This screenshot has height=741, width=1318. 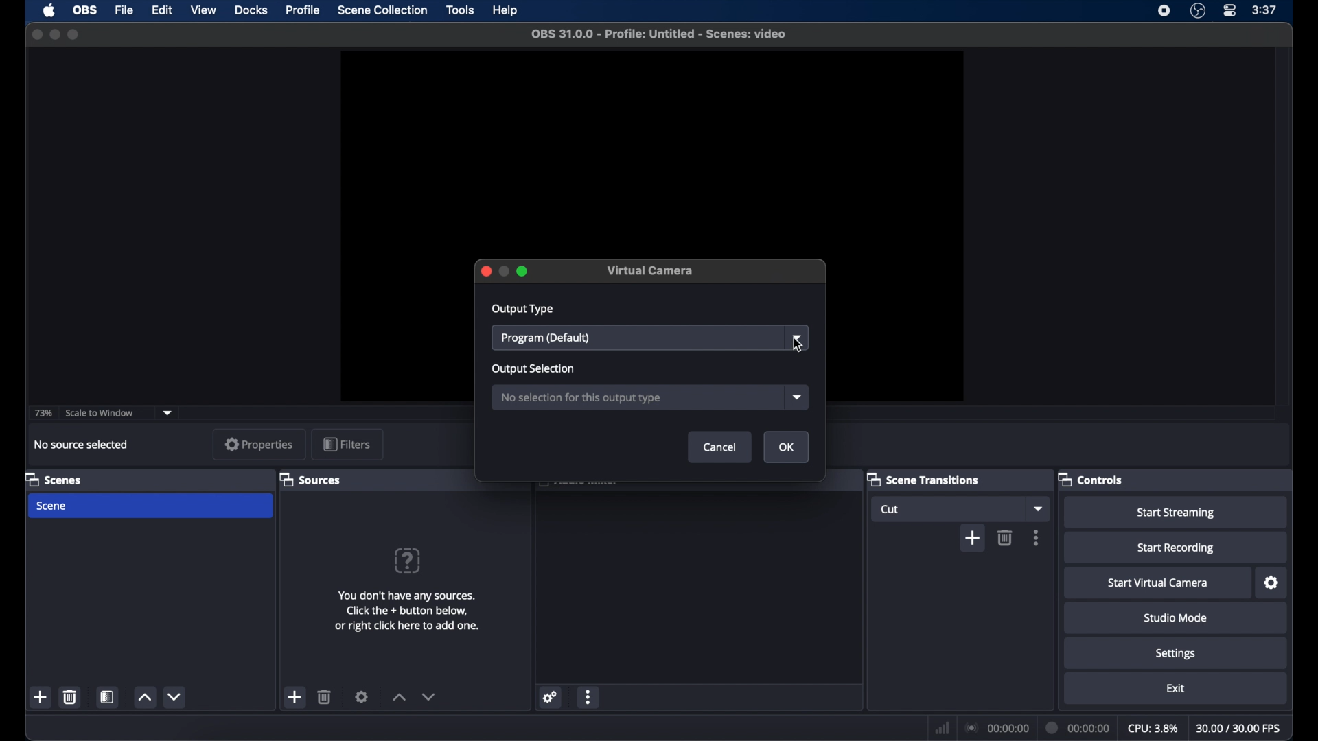 What do you see at coordinates (551, 696) in the screenshot?
I see `settings` at bounding box center [551, 696].